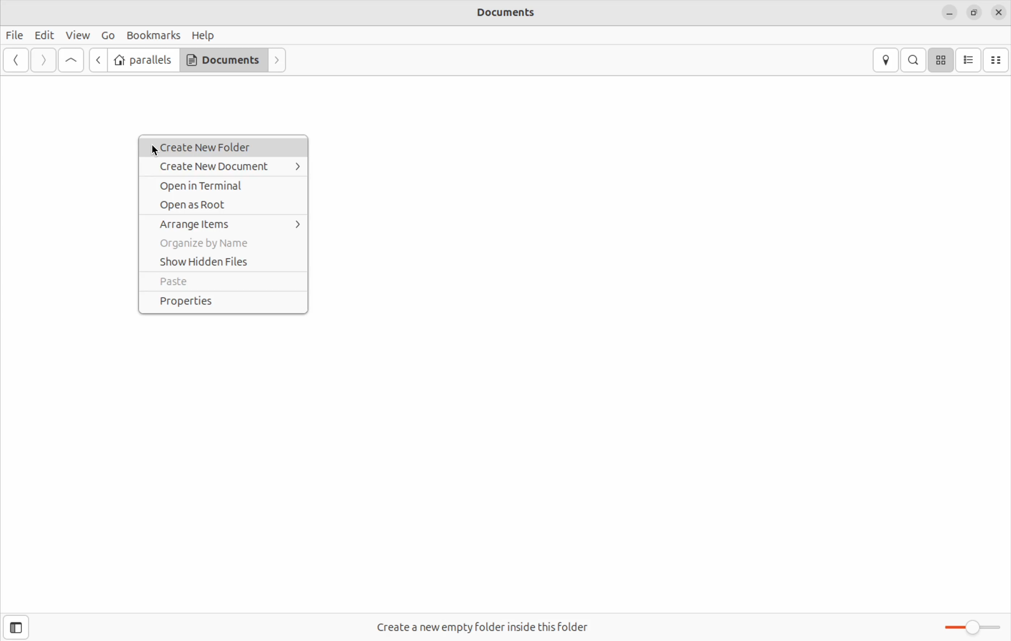 This screenshot has height=641, width=1011. What do you see at coordinates (142, 59) in the screenshot?
I see `parallels` at bounding box center [142, 59].